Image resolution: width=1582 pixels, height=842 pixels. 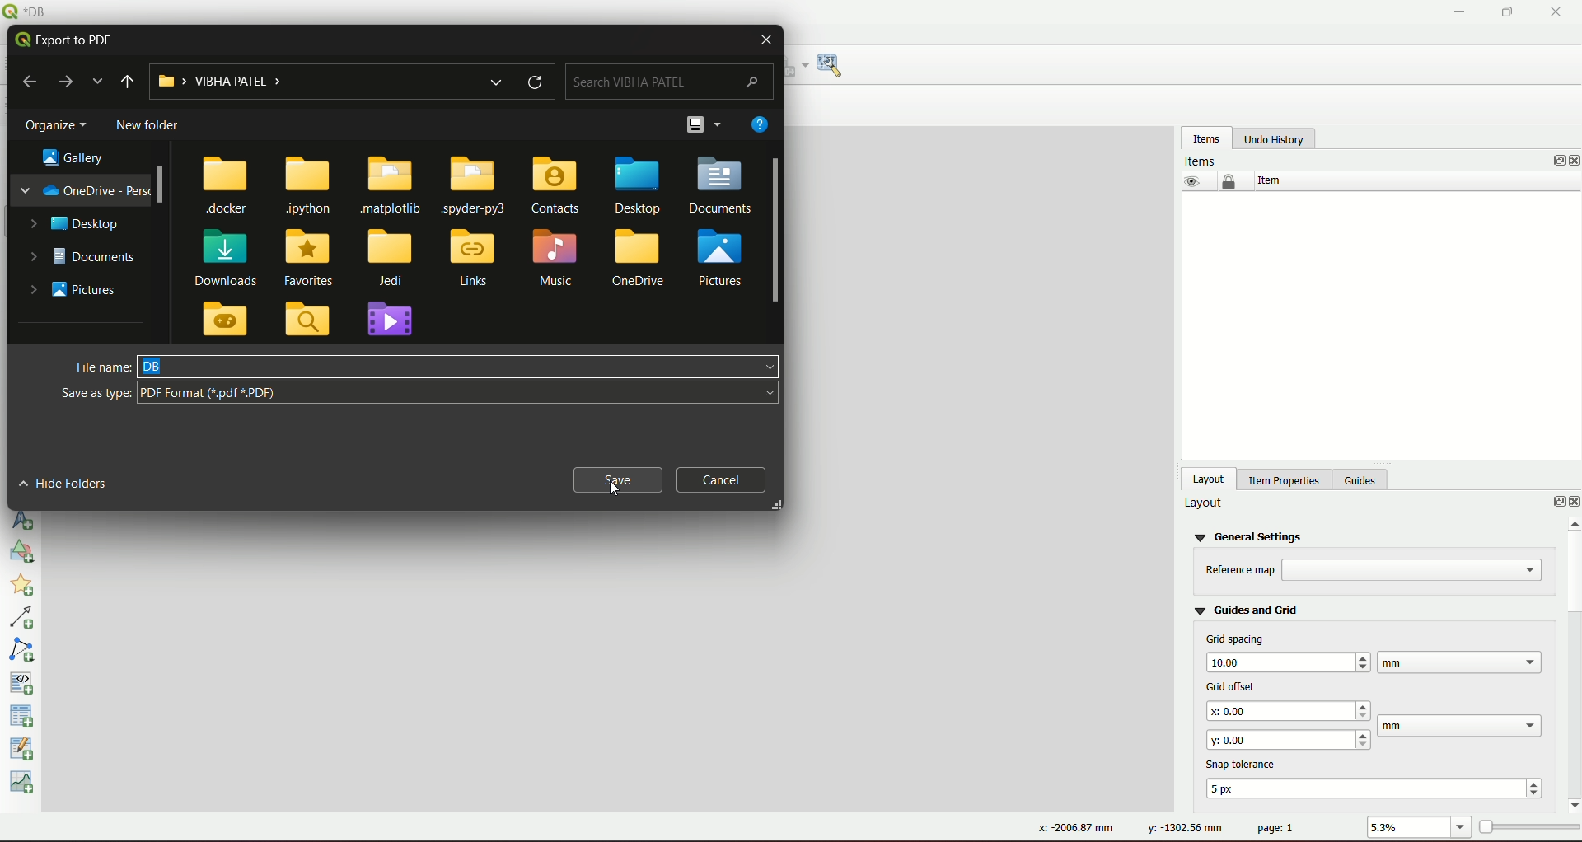 I want to click on add arrow, so click(x=25, y=619).